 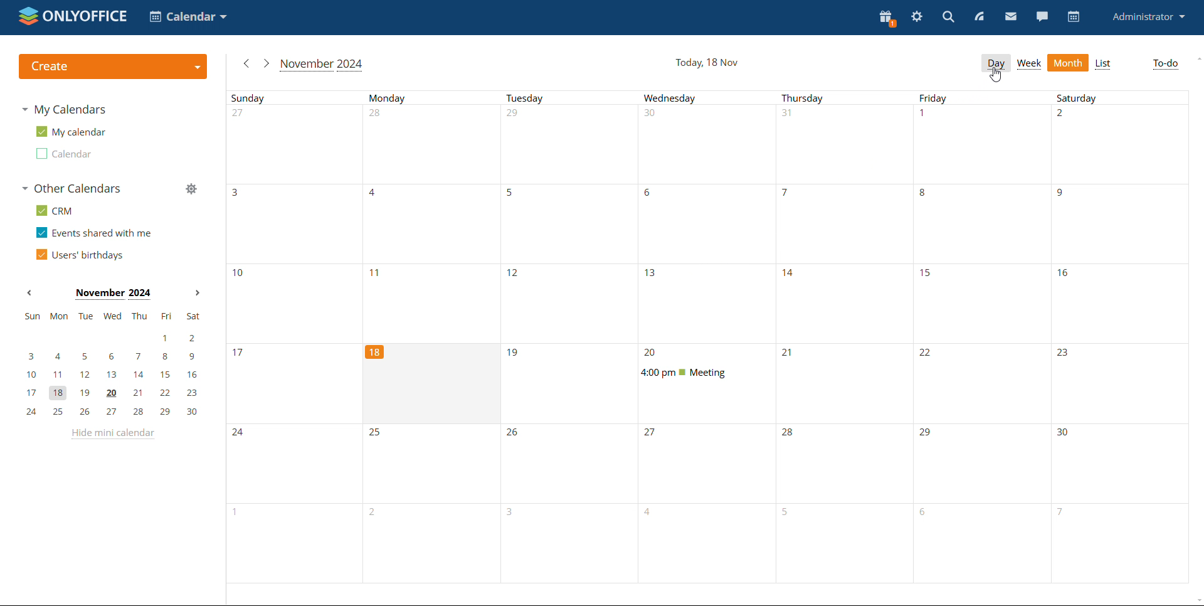 I want to click on Saturday, so click(x=1121, y=344).